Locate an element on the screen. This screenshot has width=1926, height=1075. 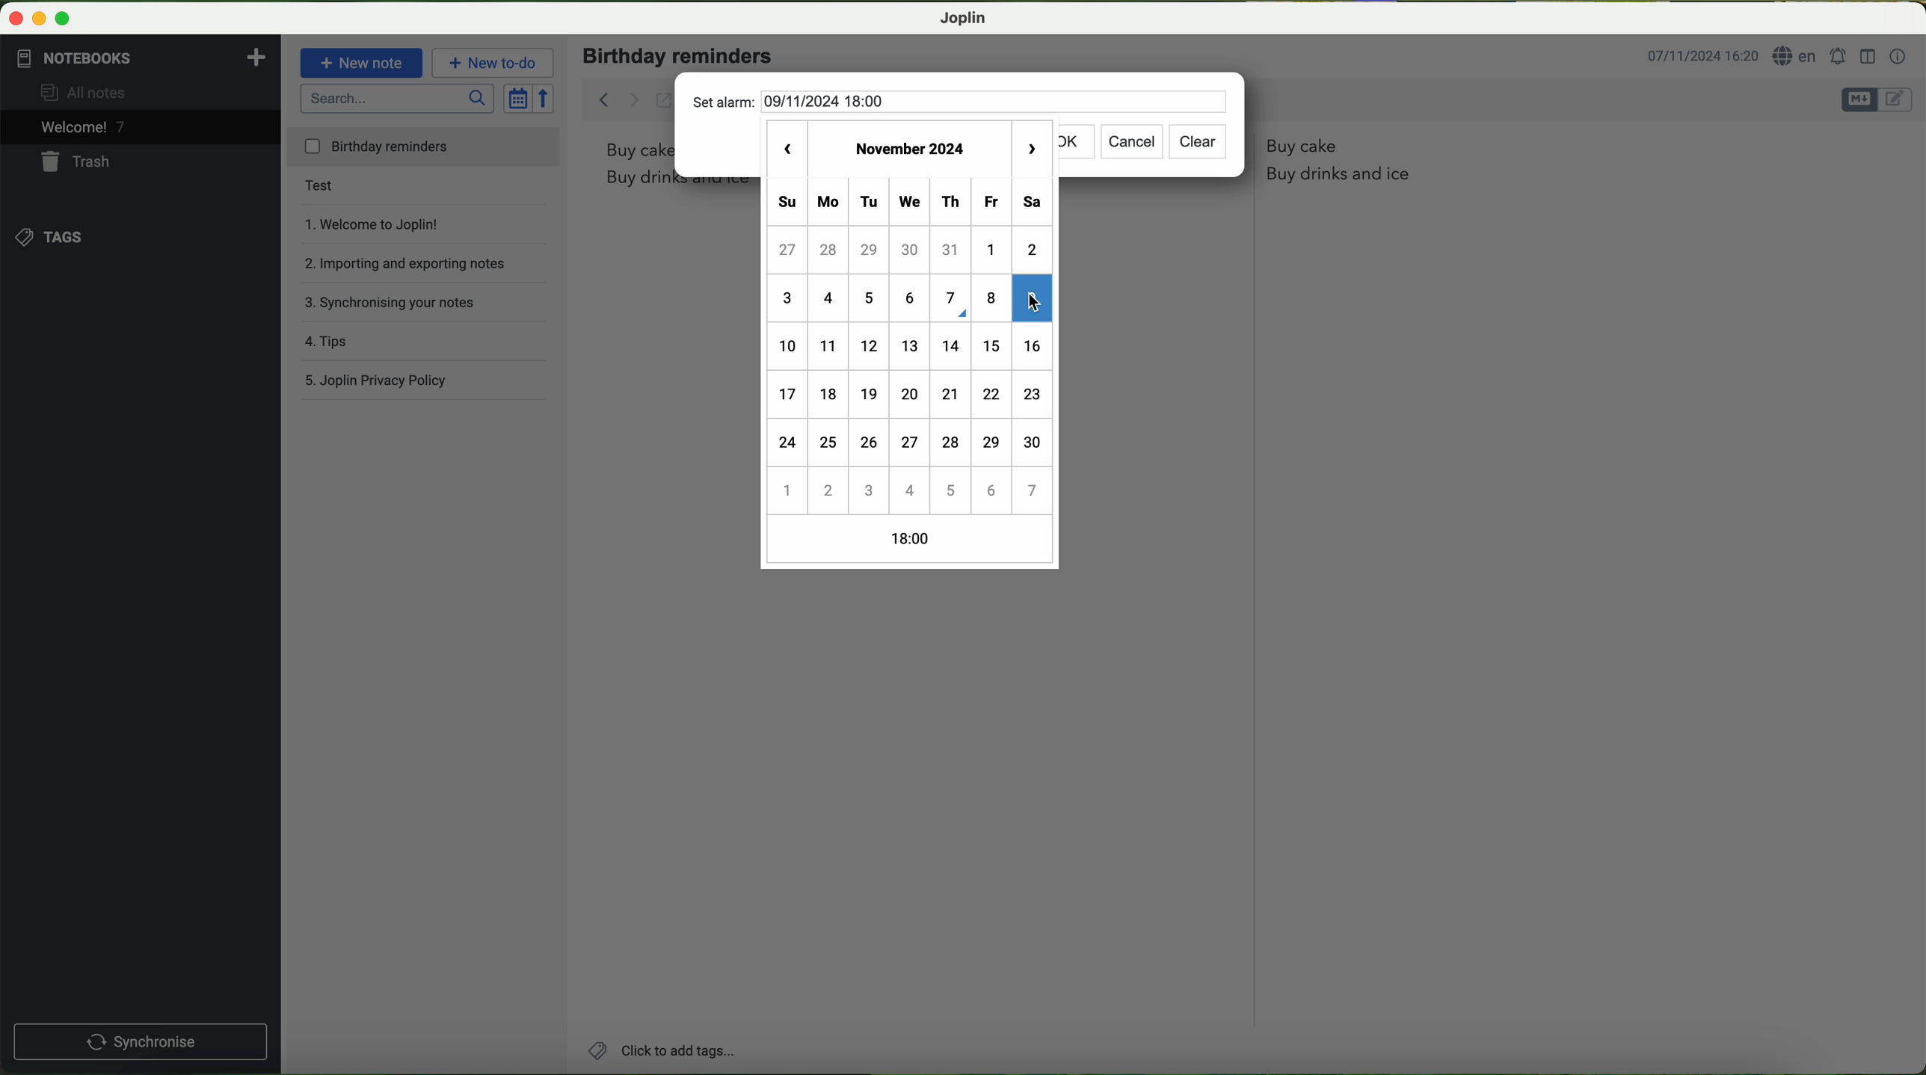
note properties is located at coordinates (1899, 57).